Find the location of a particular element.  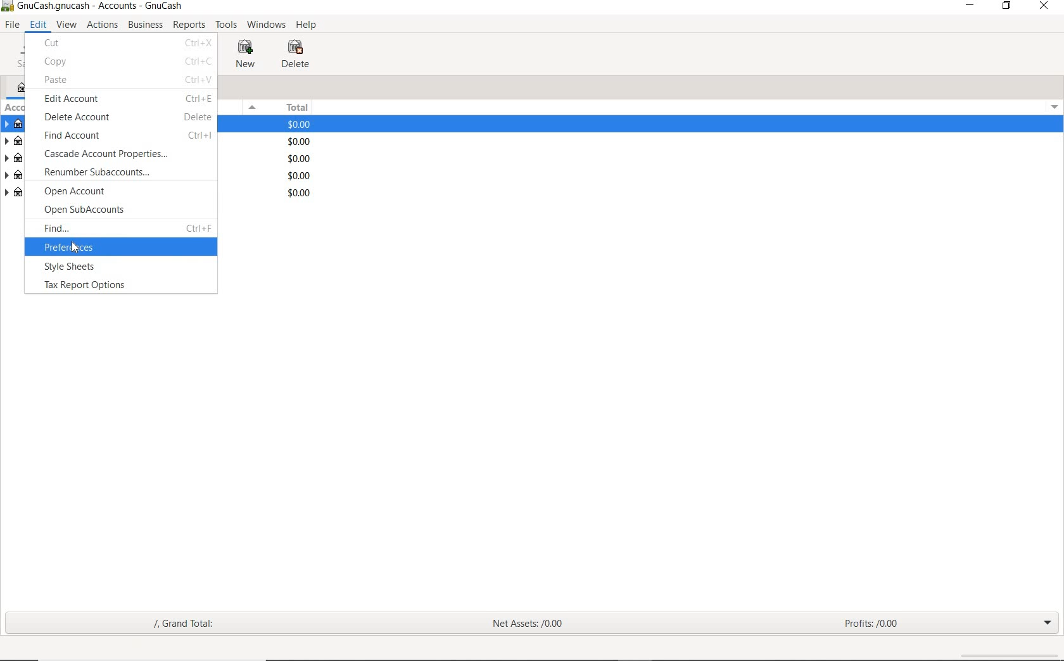

 is located at coordinates (301, 158).